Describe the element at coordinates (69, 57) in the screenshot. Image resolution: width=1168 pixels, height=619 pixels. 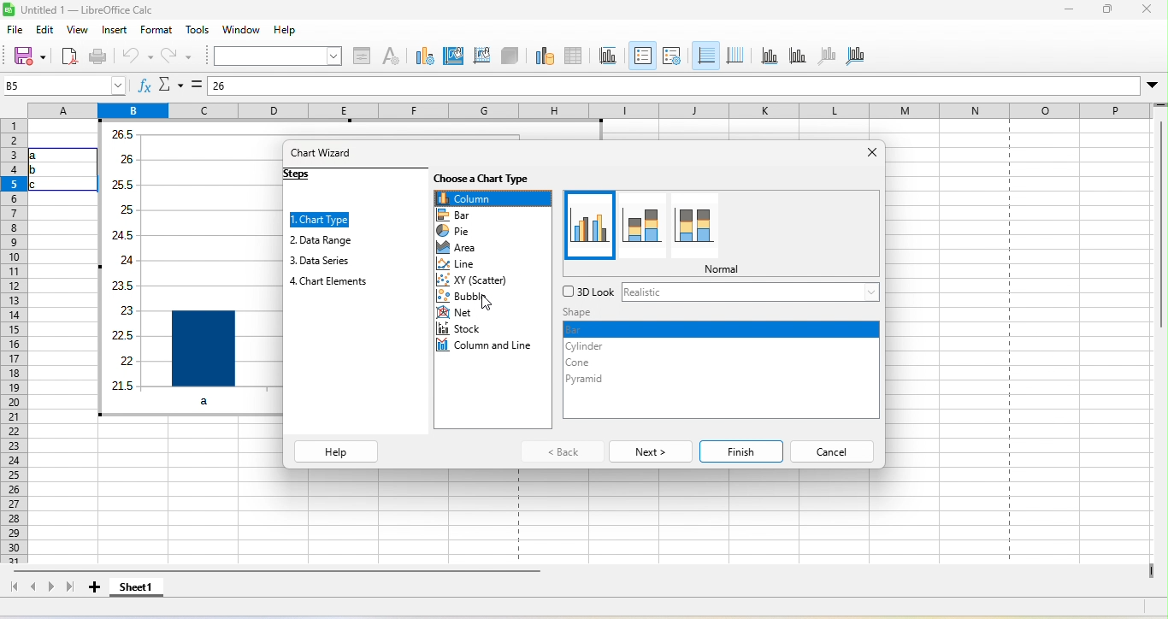
I see `export directly as pf` at that location.